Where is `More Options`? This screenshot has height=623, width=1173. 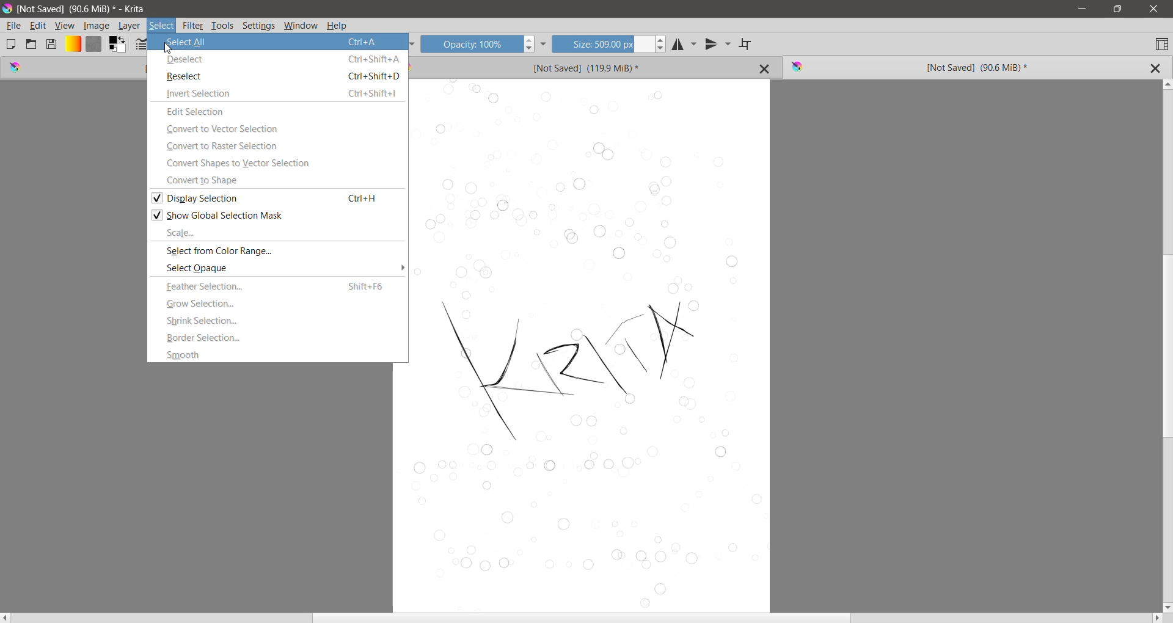 More Options is located at coordinates (399, 268).